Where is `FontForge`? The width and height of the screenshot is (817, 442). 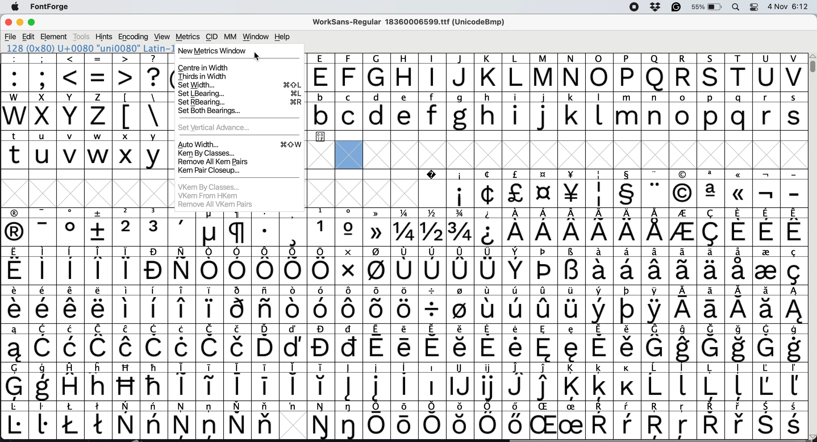 FontForge is located at coordinates (51, 7).